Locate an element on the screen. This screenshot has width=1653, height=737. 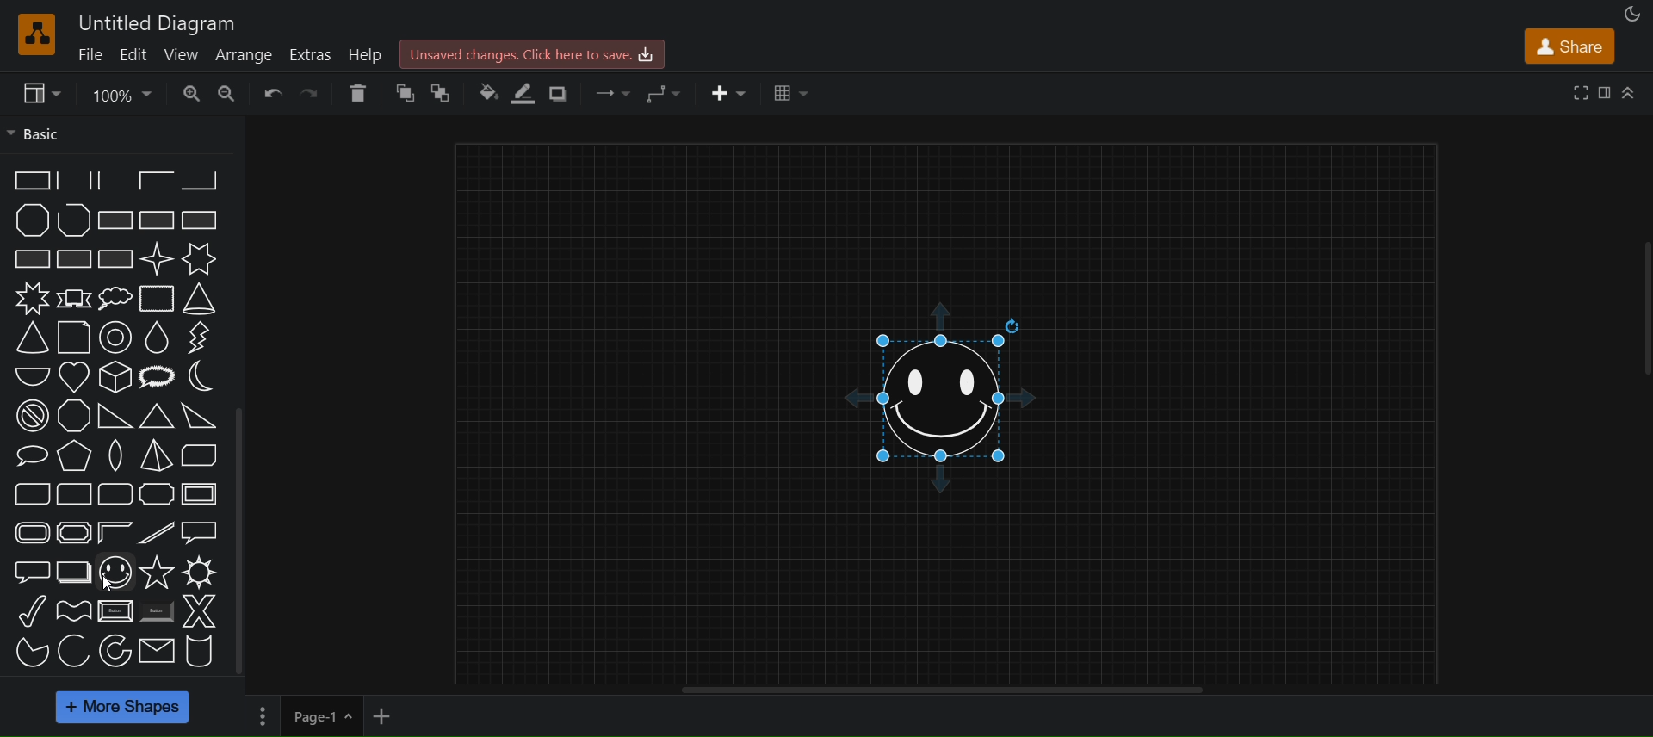
edit is located at coordinates (133, 53).